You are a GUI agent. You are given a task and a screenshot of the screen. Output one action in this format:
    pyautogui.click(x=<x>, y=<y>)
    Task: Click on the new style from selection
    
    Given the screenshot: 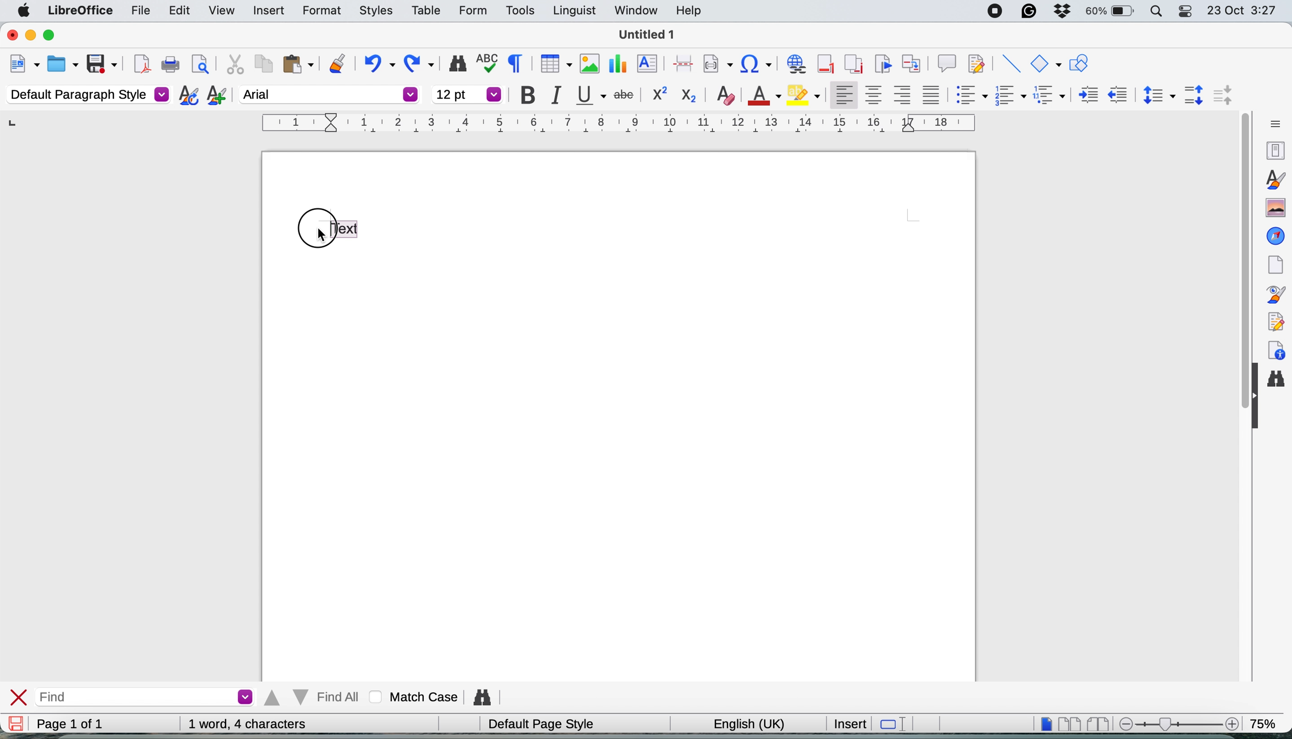 What is the action you would take?
    pyautogui.click(x=215, y=96)
    